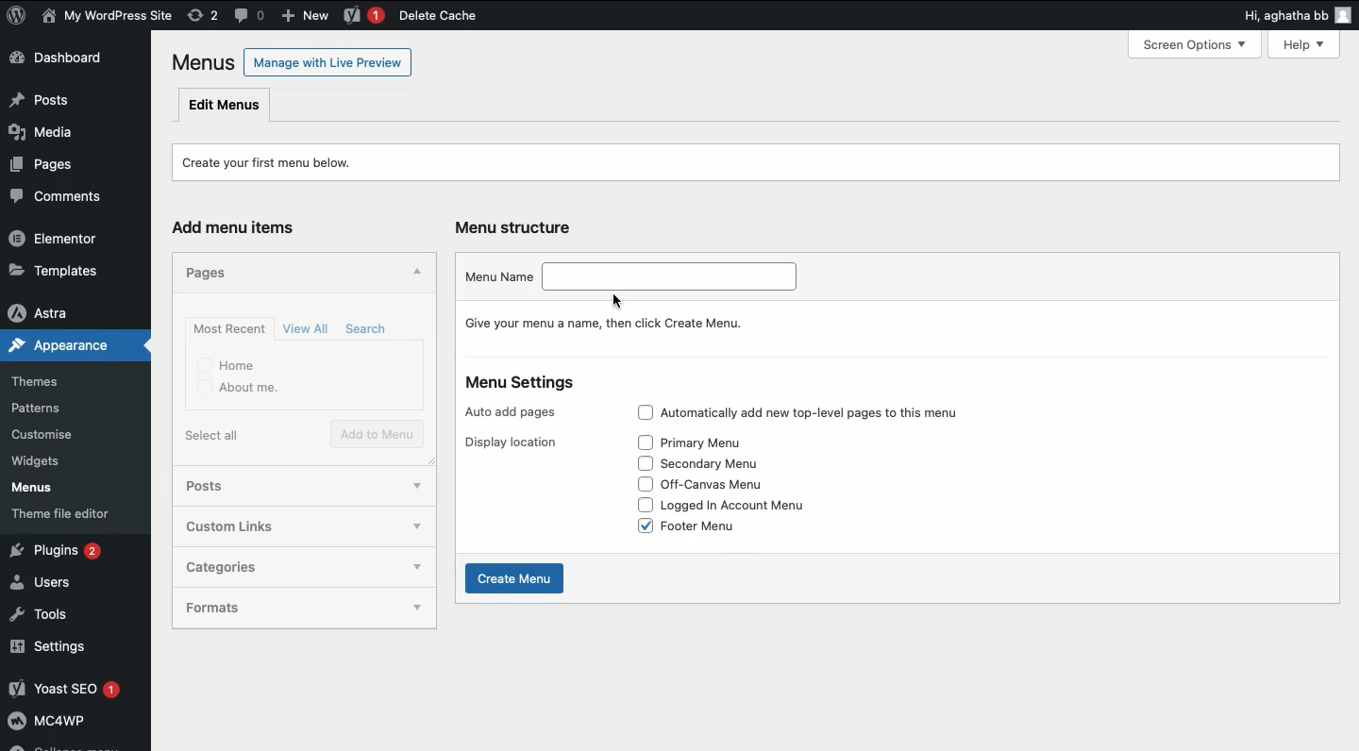 Image resolution: width=1359 pixels, height=751 pixels. What do you see at coordinates (517, 225) in the screenshot?
I see `Menu structure` at bounding box center [517, 225].